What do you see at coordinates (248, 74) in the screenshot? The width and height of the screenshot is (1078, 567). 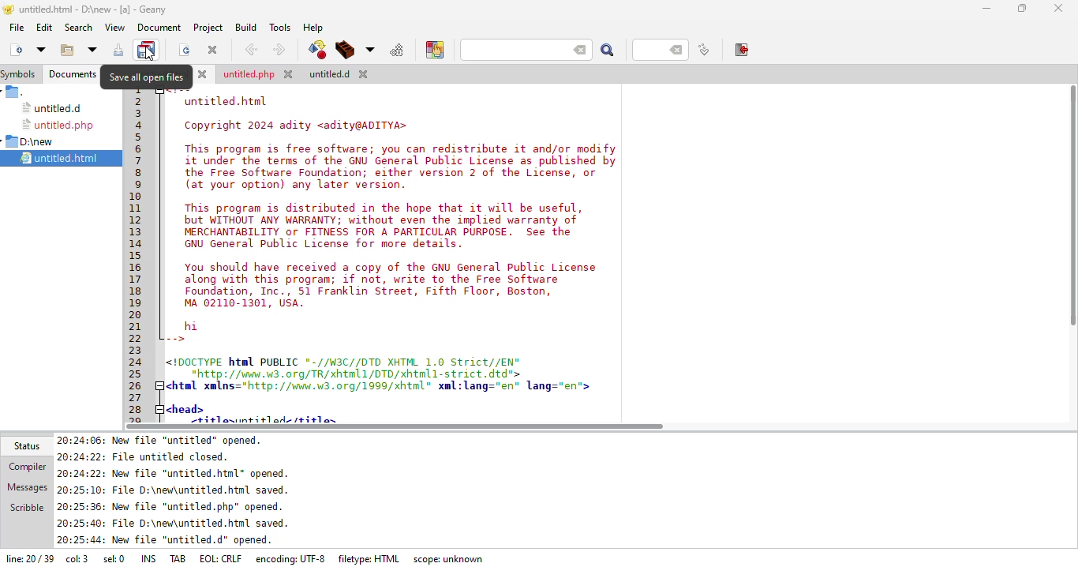 I see `untitled` at bounding box center [248, 74].